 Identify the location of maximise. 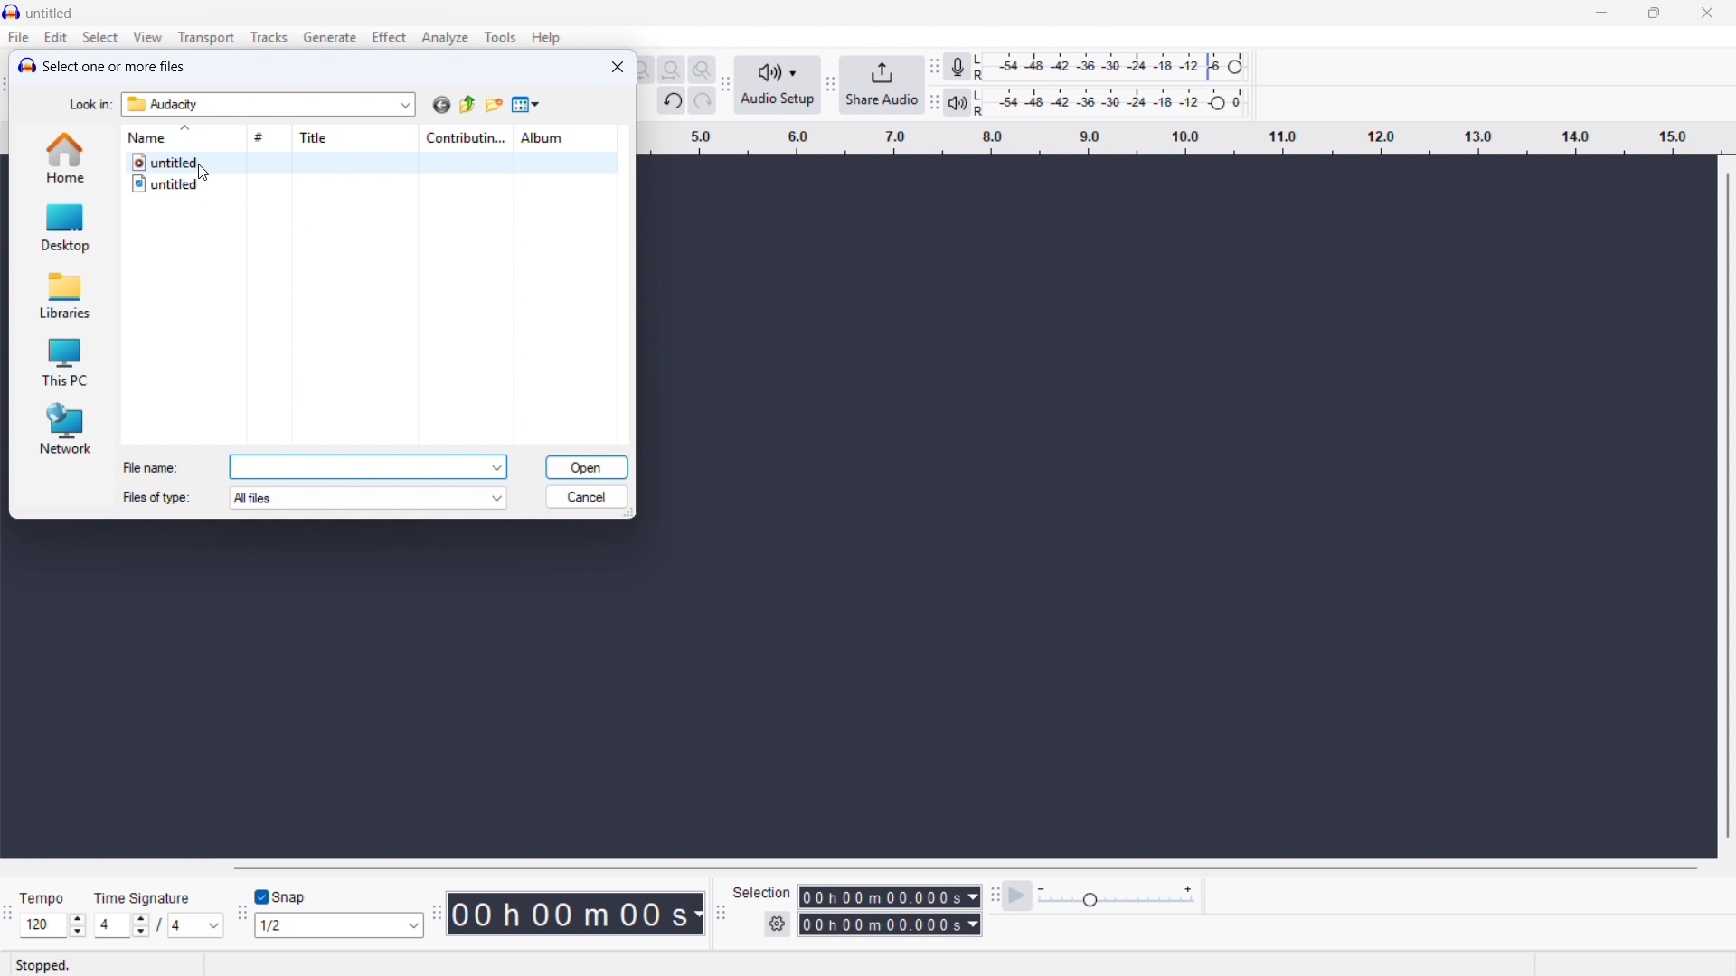
(1656, 14).